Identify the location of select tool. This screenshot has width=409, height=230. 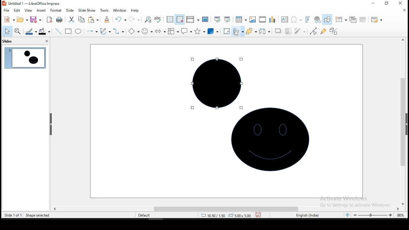
(7, 31).